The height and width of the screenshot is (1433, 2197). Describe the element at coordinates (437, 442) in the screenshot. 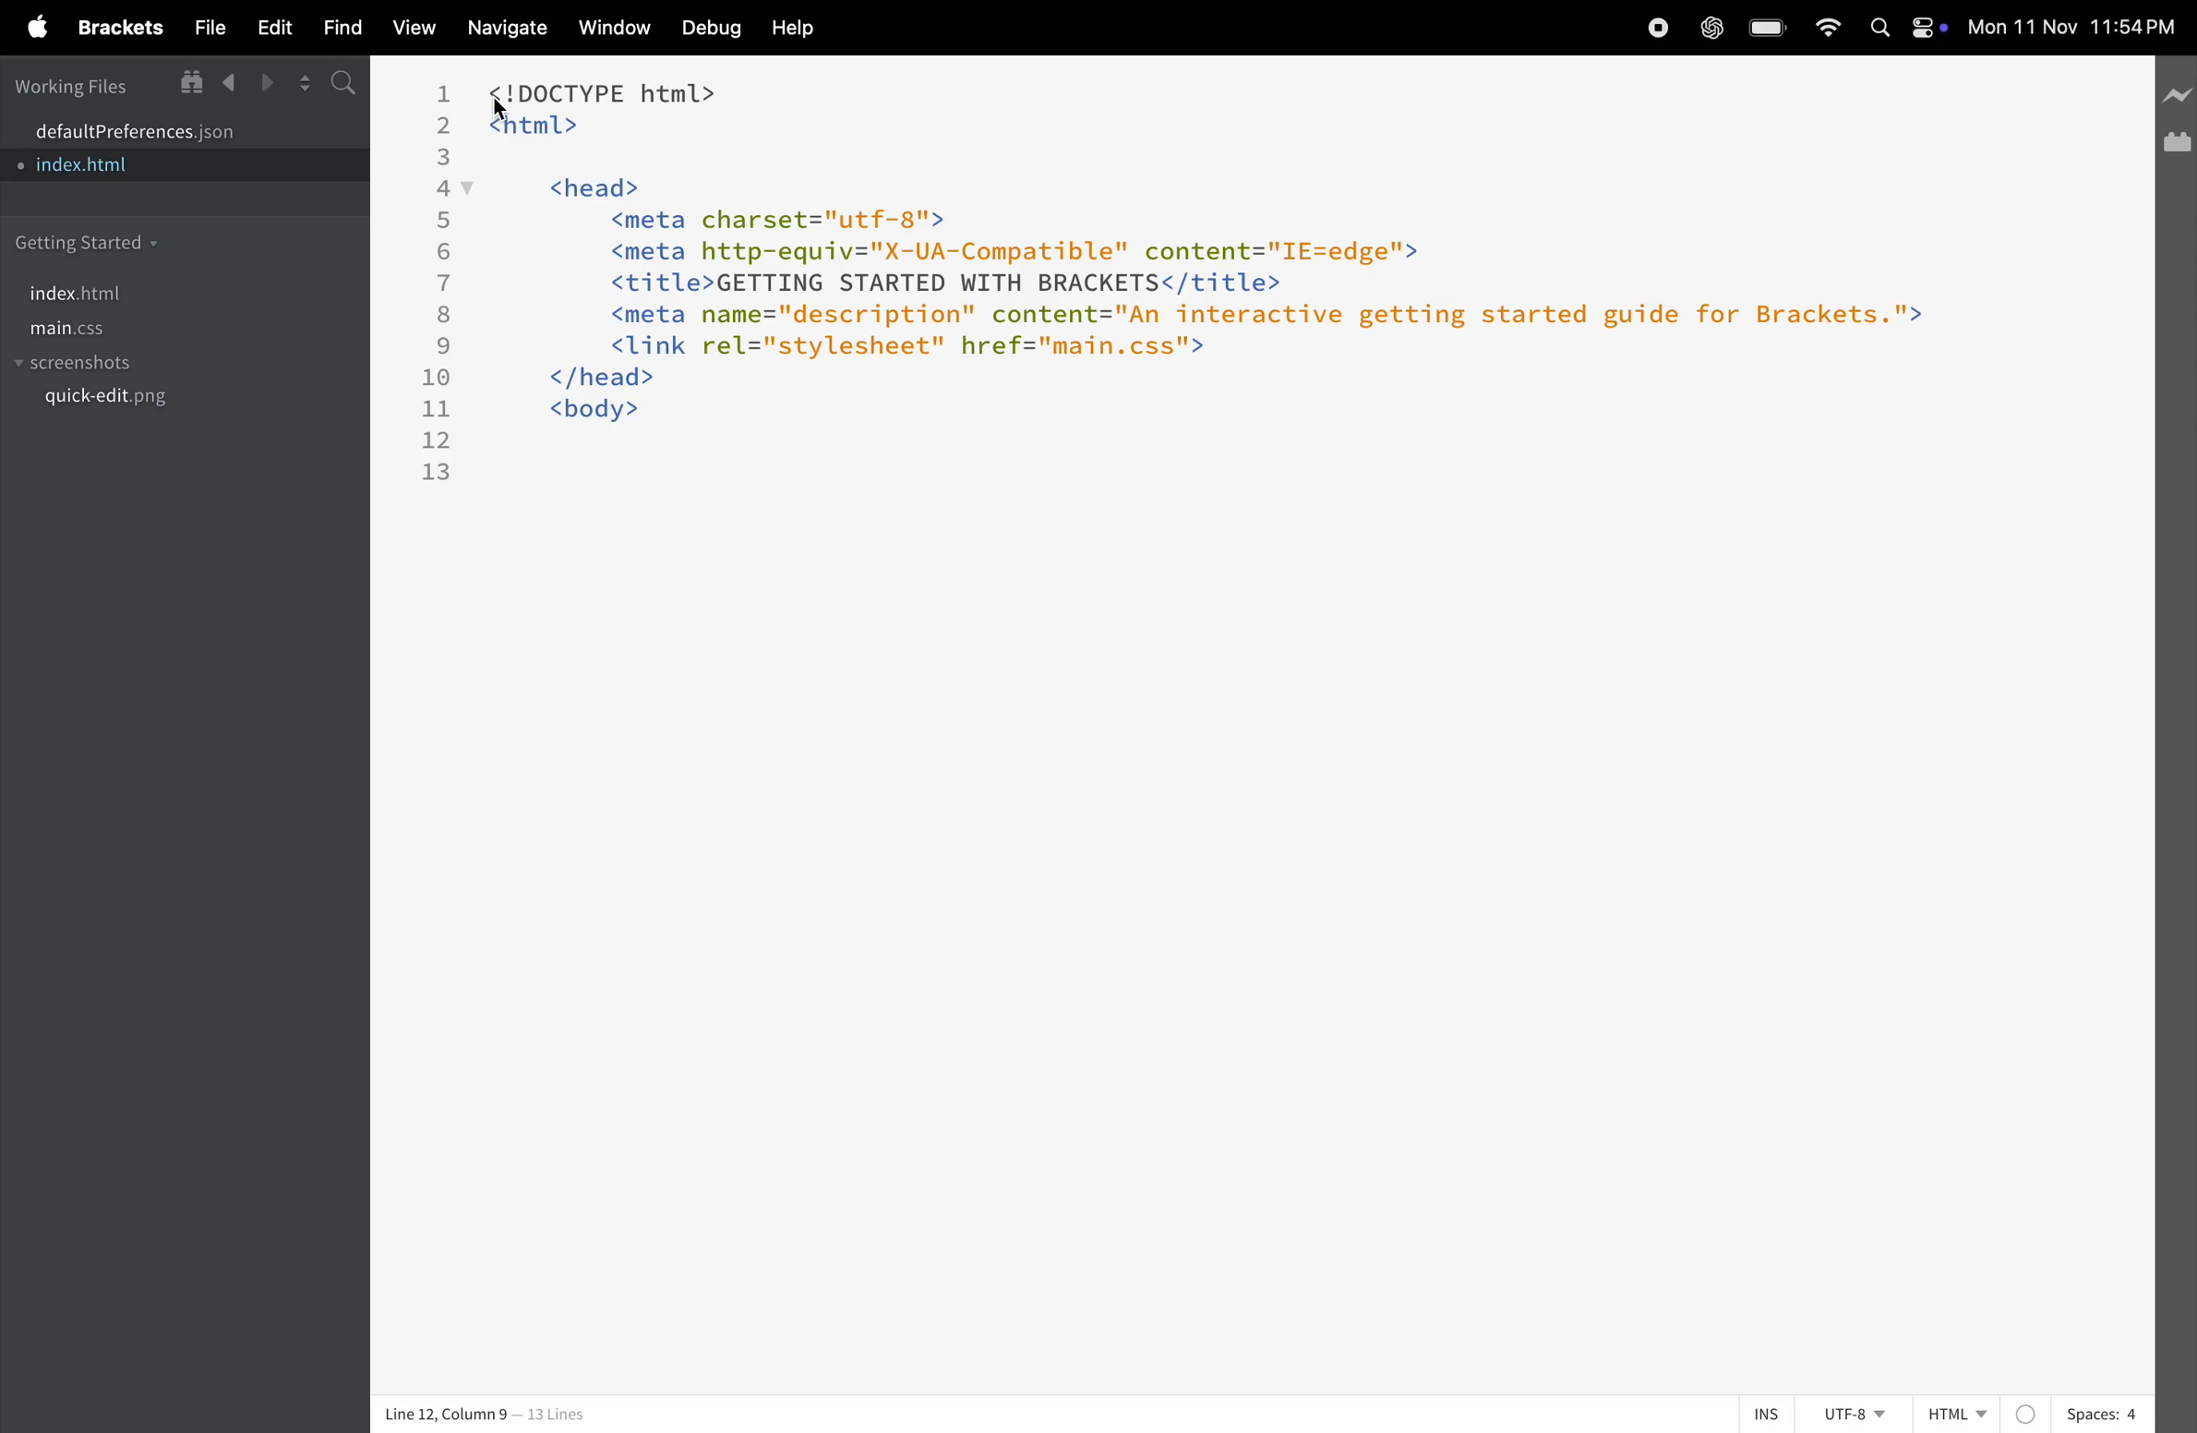

I see `12` at that location.